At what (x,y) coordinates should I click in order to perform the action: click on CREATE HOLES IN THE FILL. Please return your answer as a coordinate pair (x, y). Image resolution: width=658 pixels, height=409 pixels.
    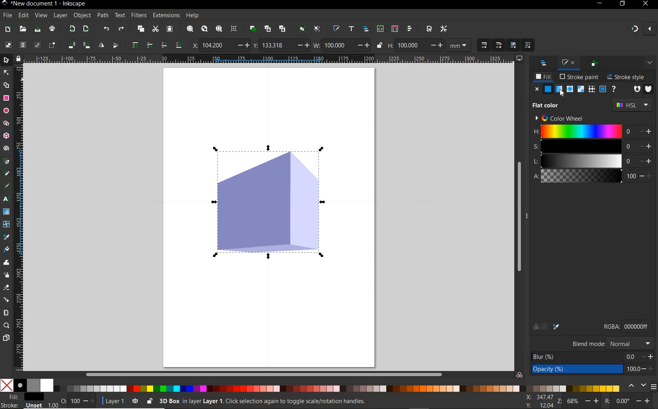
    Looking at the image, I should click on (637, 90).